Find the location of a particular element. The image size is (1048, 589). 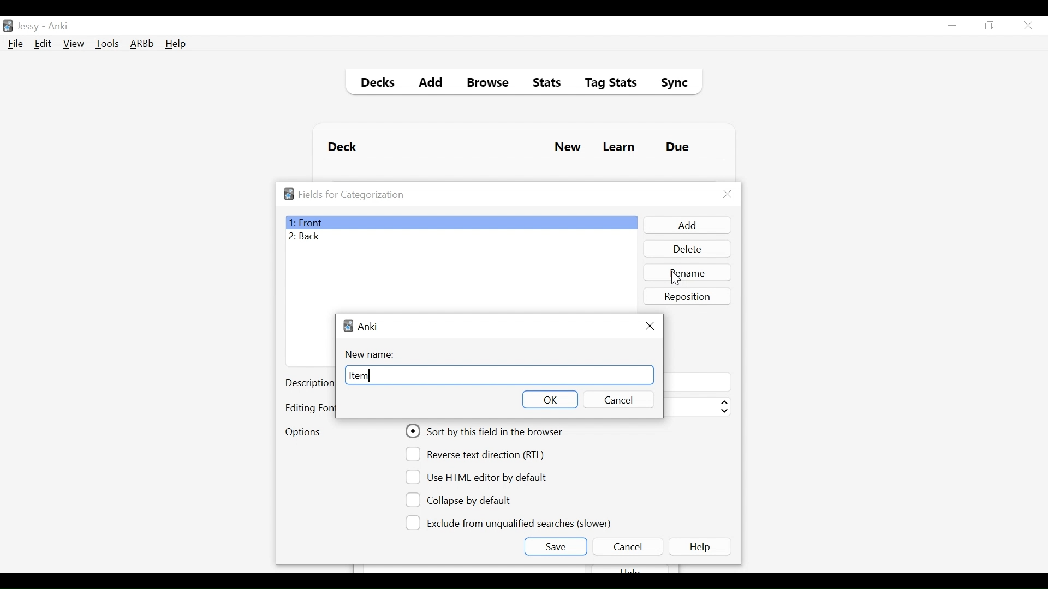

Cancel is located at coordinates (617, 400).